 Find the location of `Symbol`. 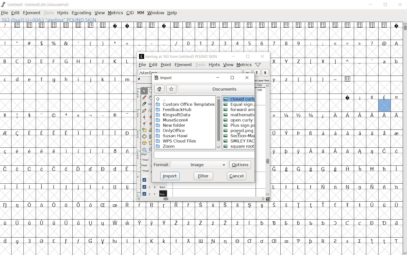

Symbol is located at coordinates (29, 169).